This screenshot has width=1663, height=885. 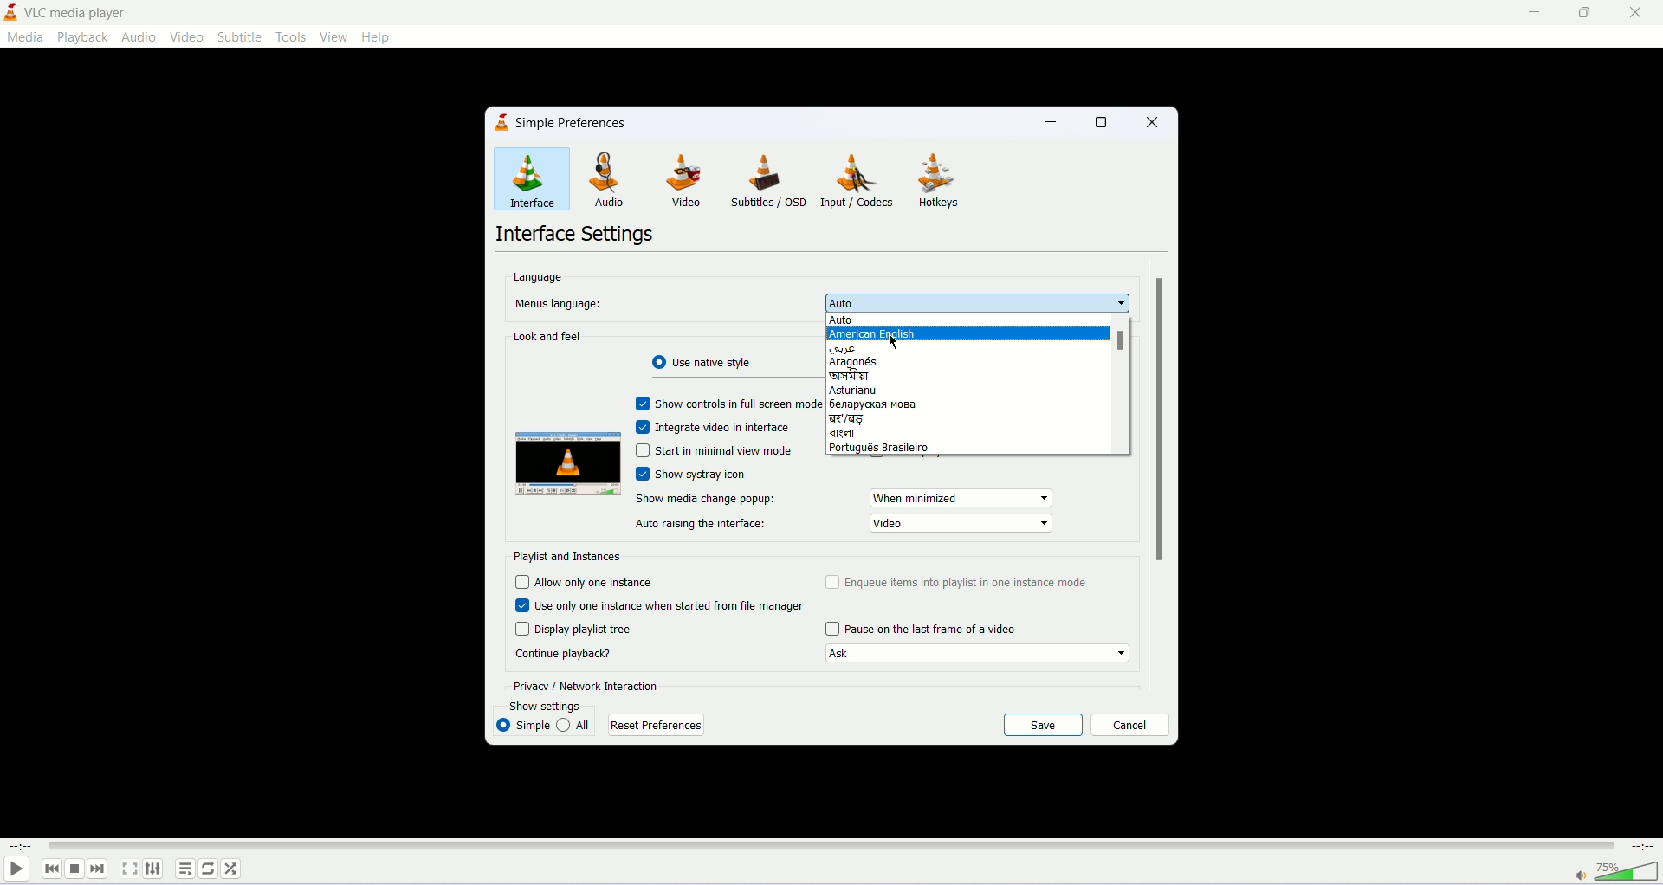 What do you see at coordinates (861, 179) in the screenshot?
I see `input` at bounding box center [861, 179].